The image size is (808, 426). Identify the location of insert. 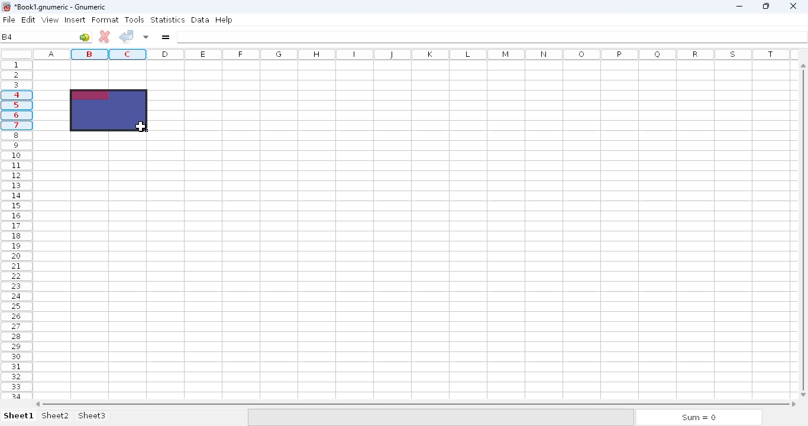
(75, 20).